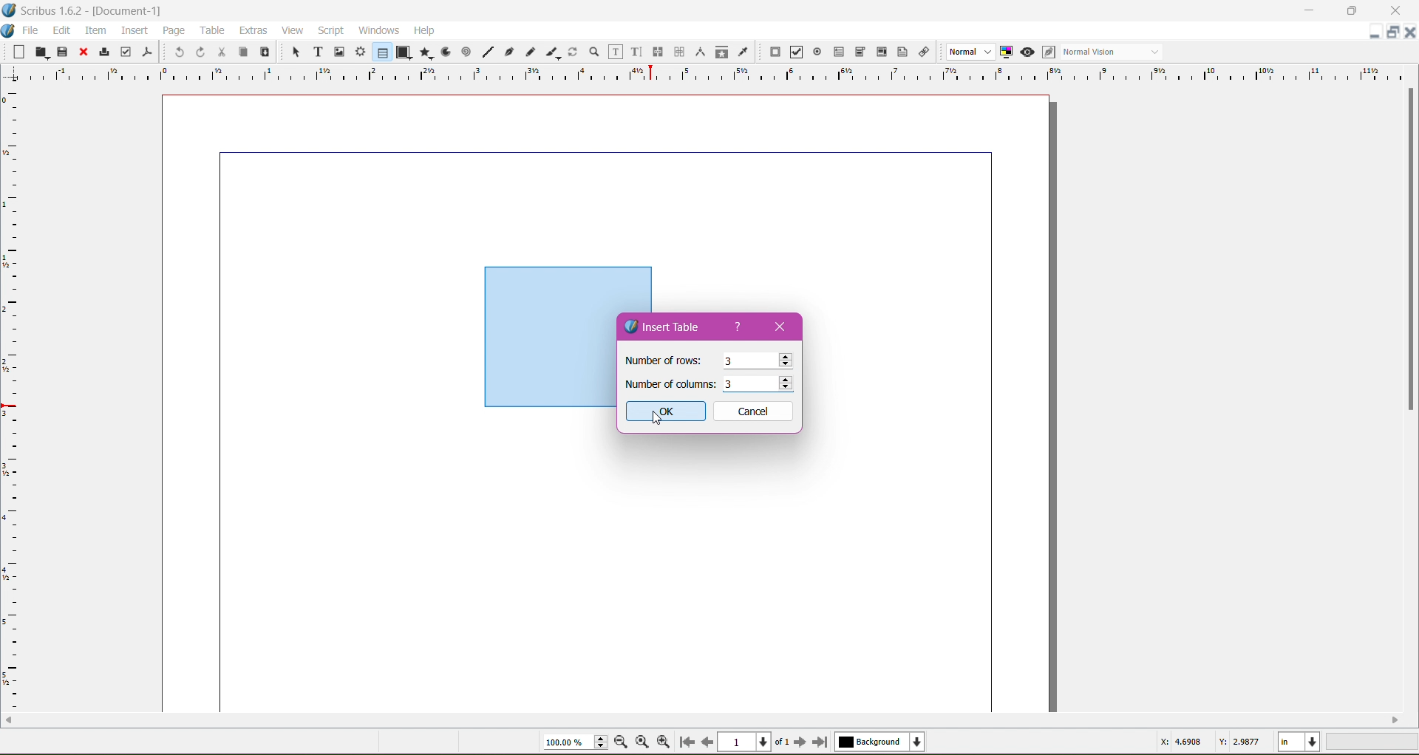 The width and height of the screenshot is (1419, 755). What do you see at coordinates (1047, 52) in the screenshot?
I see `Edit in Preview mode` at bounding box center [1047, 52].